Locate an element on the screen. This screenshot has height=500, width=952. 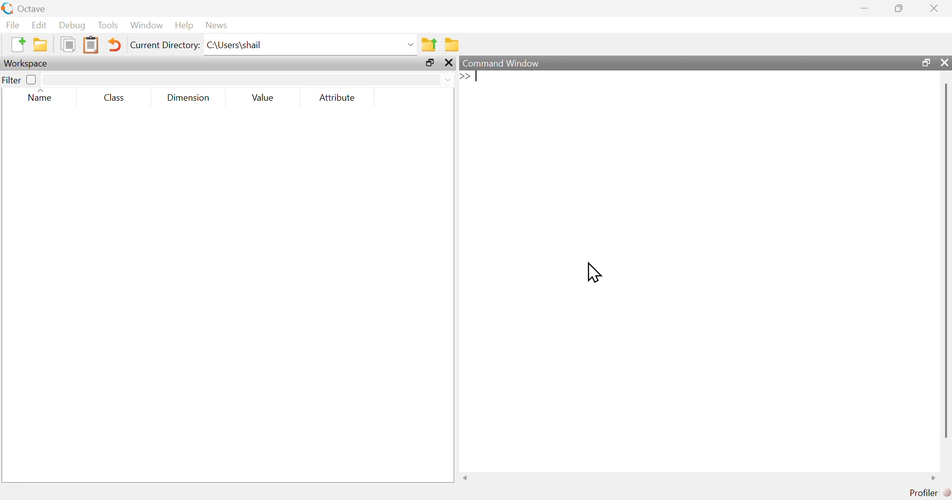
Filter is located at coordinates (20, 80).